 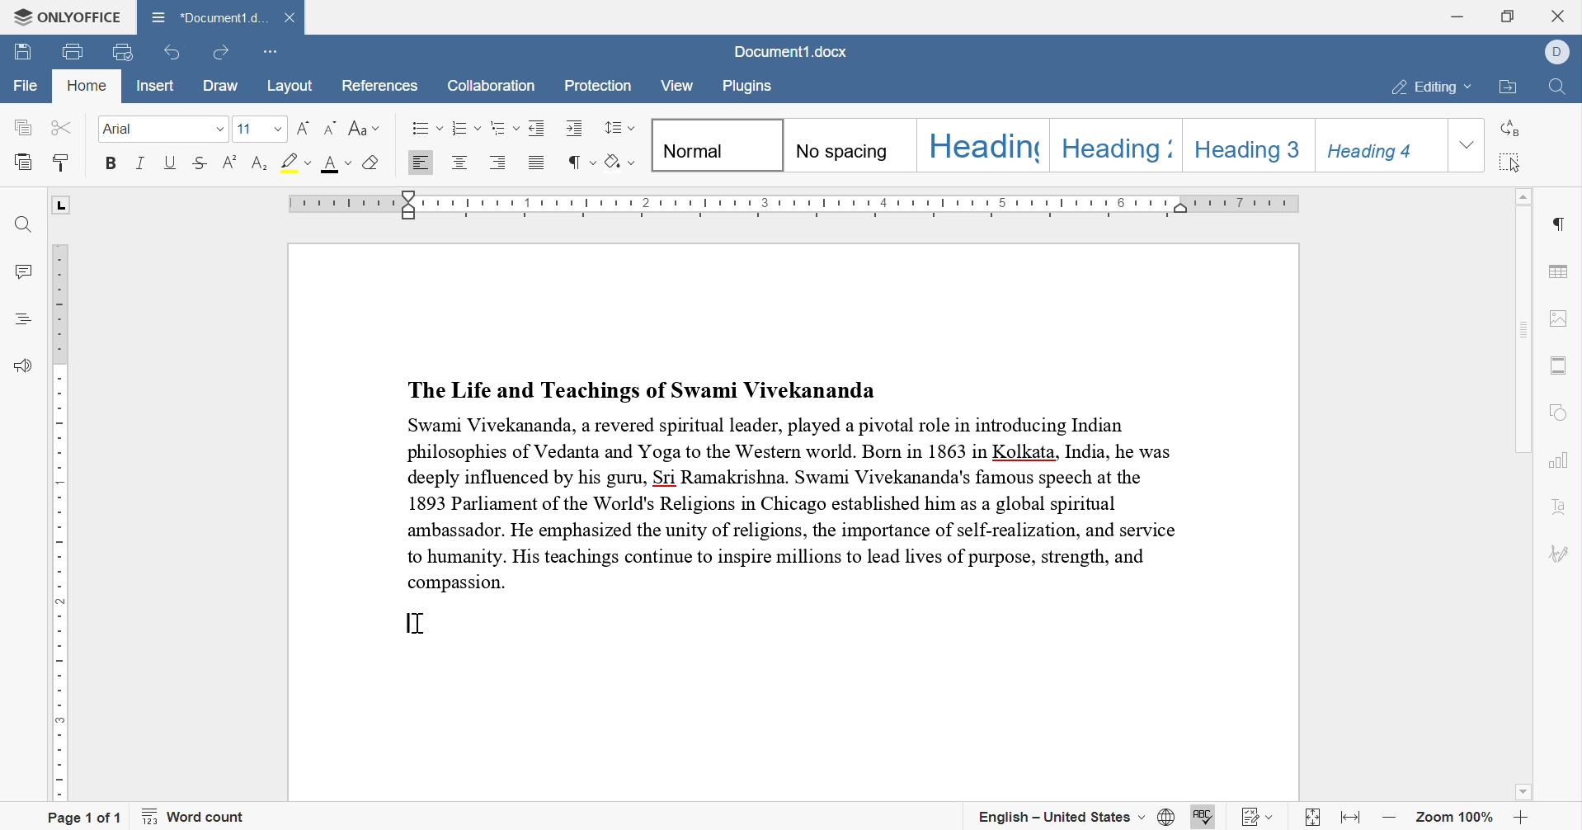 I want to click on decrement font size, so click(x=332, y=128).